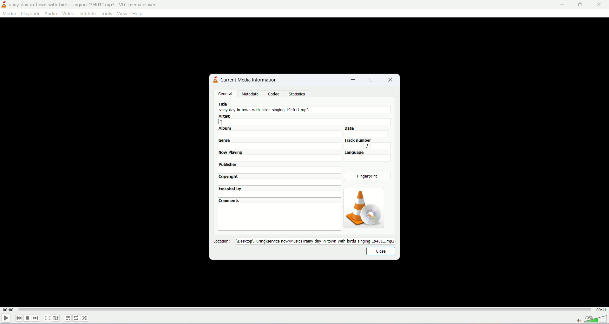  What do you see at coordinates (275, 94) in the screenshot?
I see `codec` at bounding box center [275, 94].